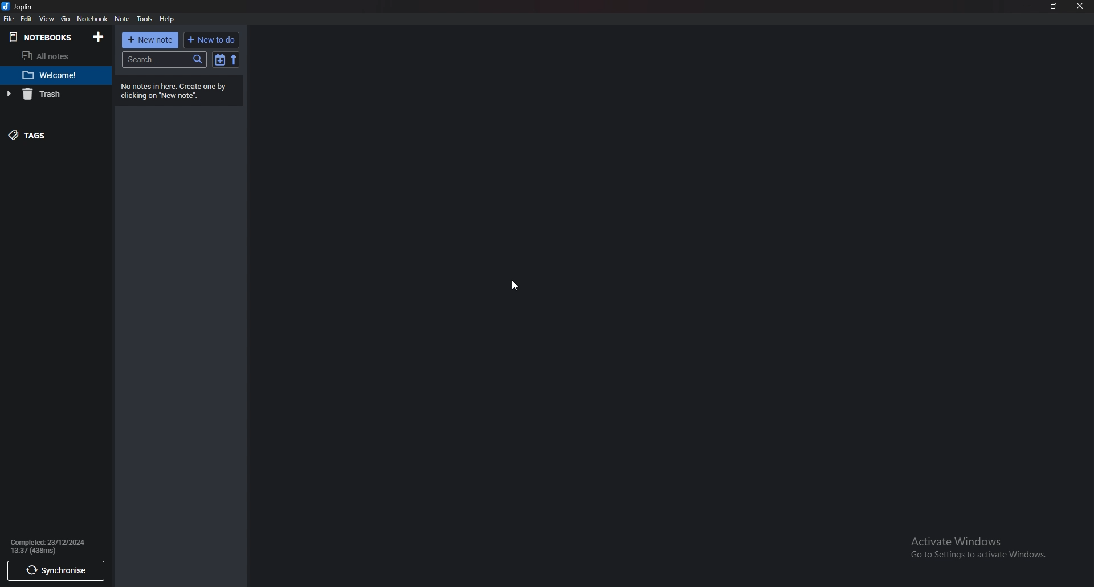 The height and width of the screenshot is (587, 1094). I want to click on Synchronize, so click(56, 572).